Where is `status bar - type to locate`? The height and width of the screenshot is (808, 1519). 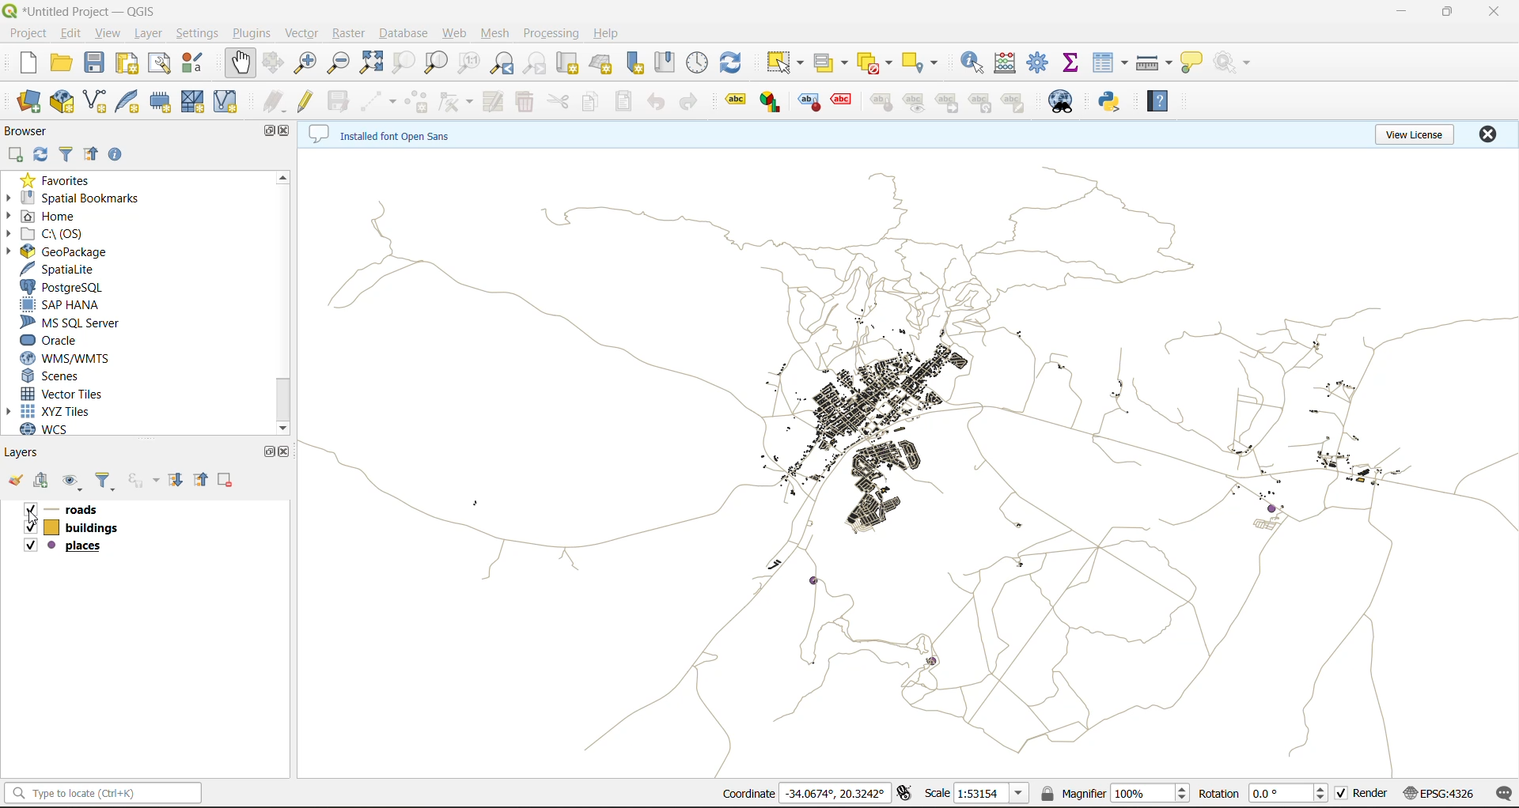
status bar - type to locate is located at coordinates (104, 795).